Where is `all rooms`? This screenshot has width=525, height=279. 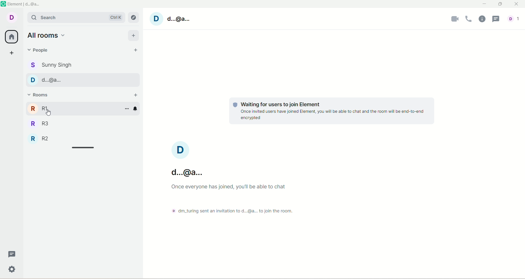 all rooms is located at coordinates (47, 36).